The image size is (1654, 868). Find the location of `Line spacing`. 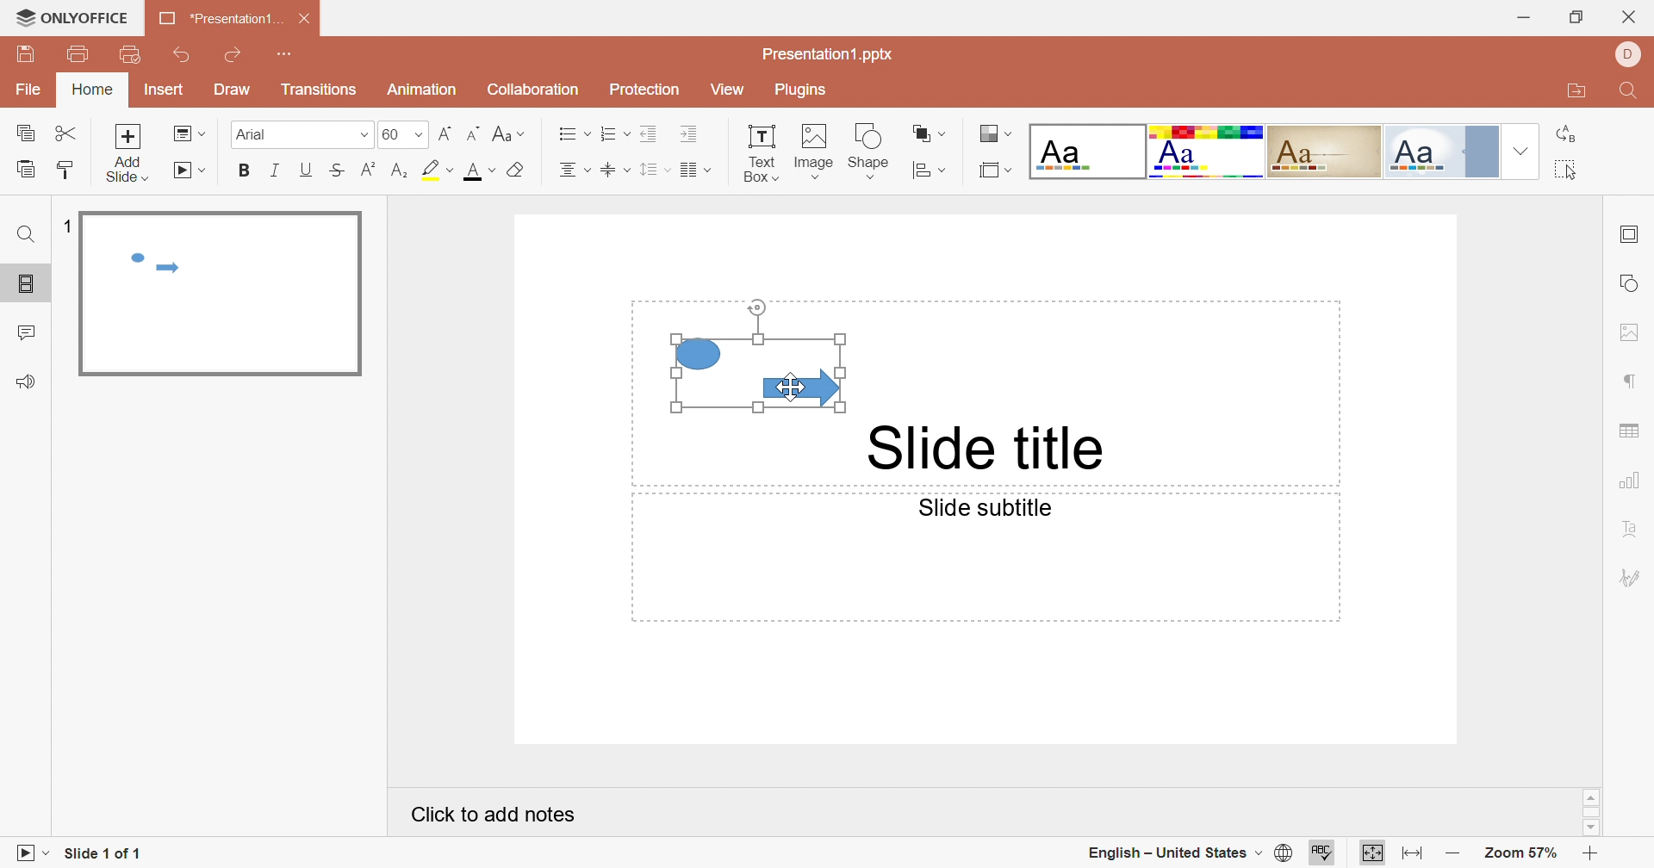

Line spacing is located at coordinates (652, 170).